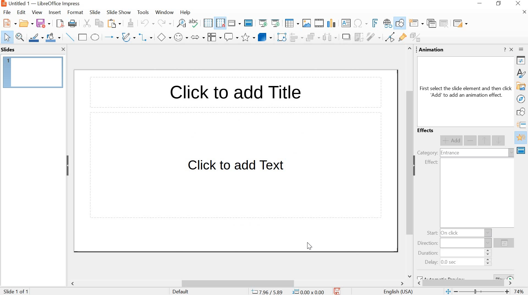 This screenshot has width=528, height=295. I want to click on adjustment bar, so click(483, 292).